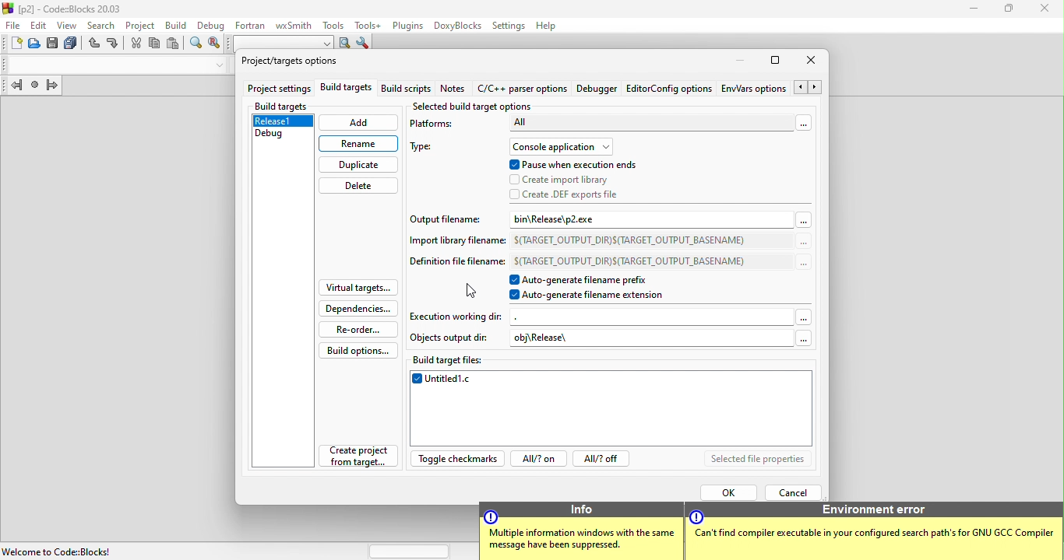 Image resolution: width=1064 pixels, height=560 pixels. What do you see at coordinates (802, 263) in the screenshot?
I see `more` at bounding box center [802, 263].